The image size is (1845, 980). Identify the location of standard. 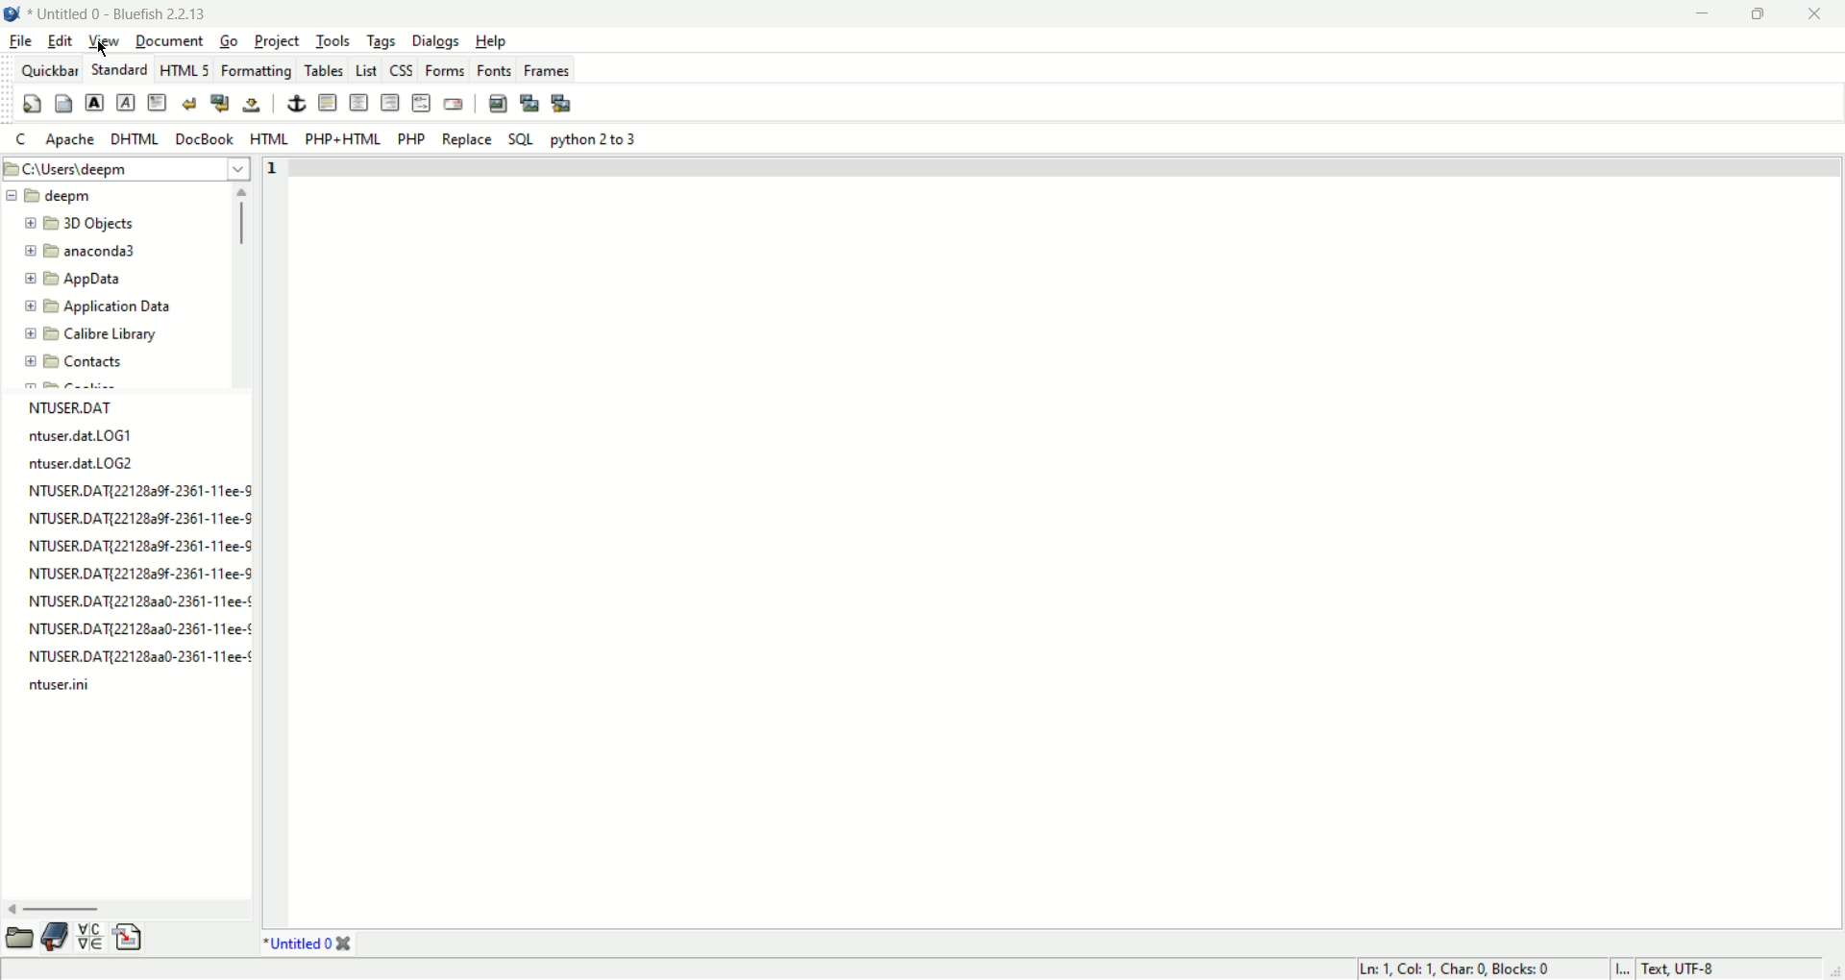
(118, 68).